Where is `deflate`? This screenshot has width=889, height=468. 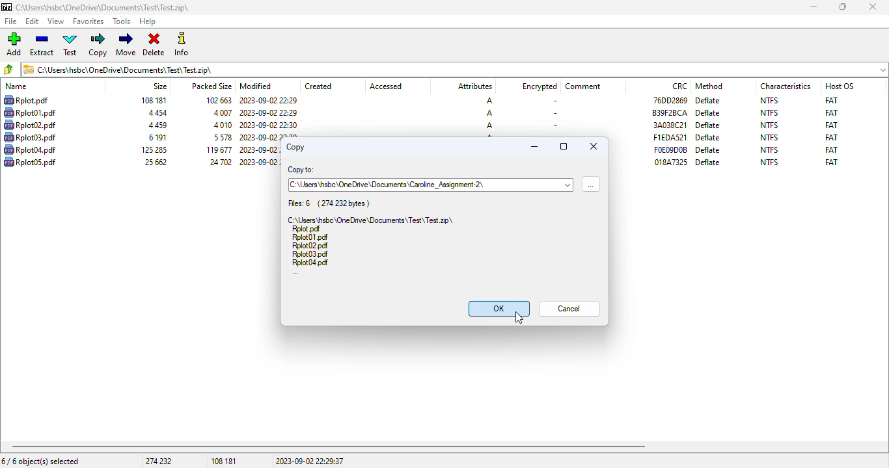 deflate is located at coordinates (709, 149).